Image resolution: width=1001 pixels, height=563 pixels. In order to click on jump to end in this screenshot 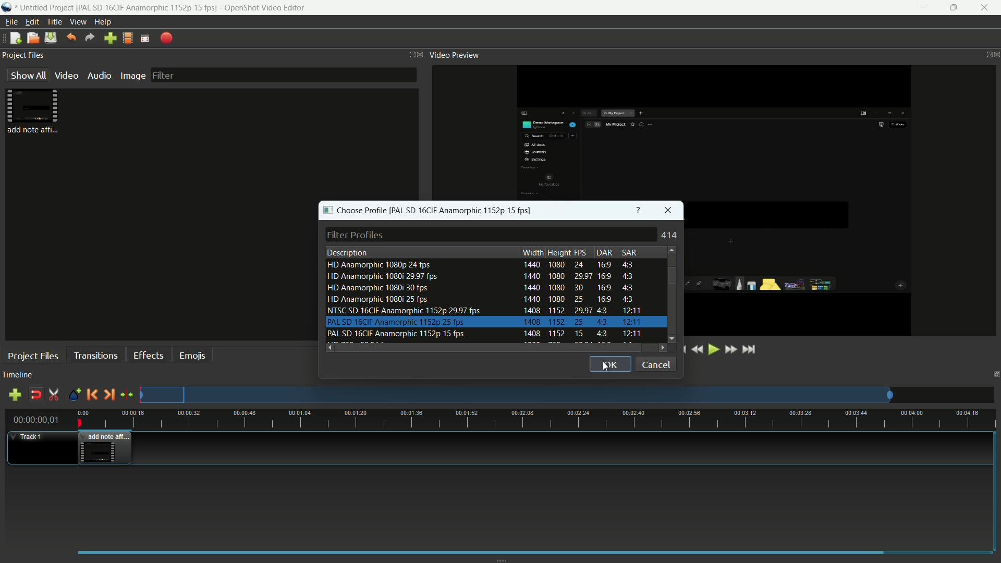, I will do `click(749, 349)`.